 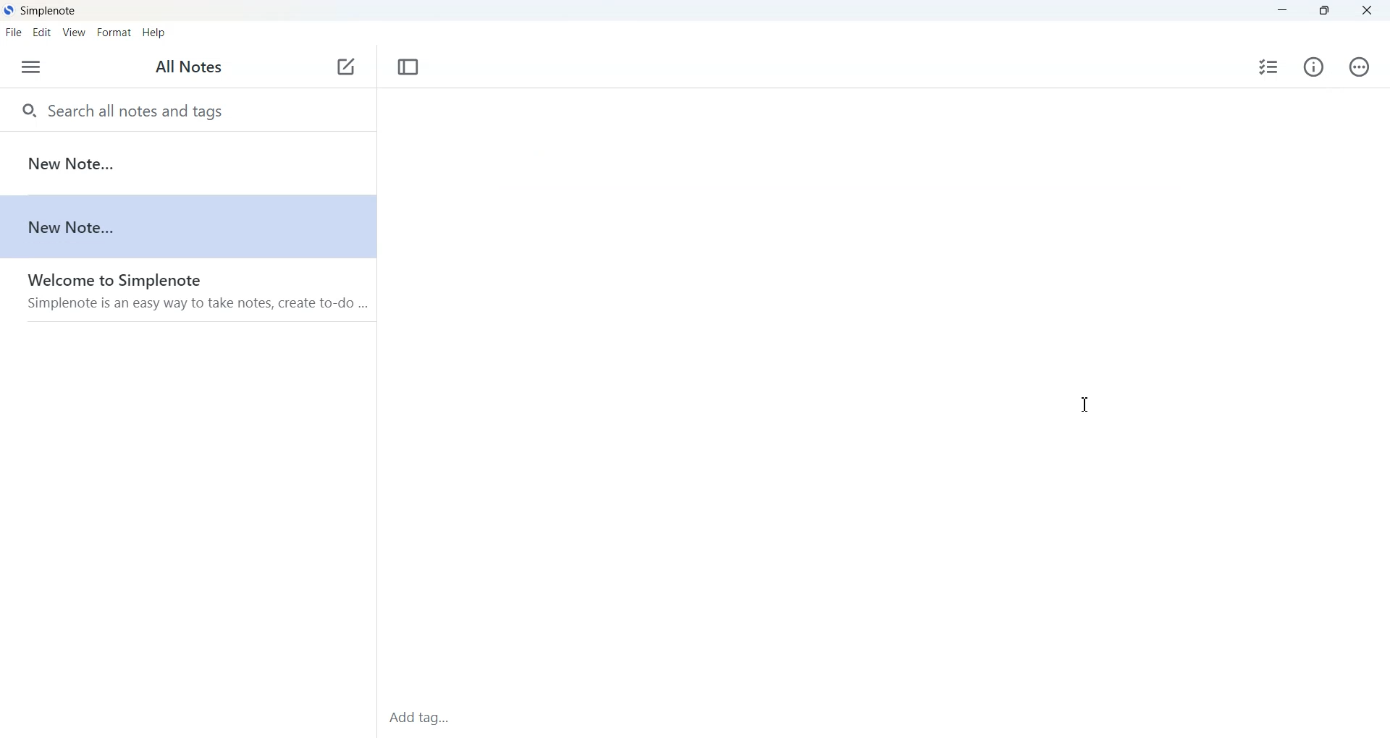 What do you see at coordinates (345, 67) in the screenshot?
I see `Add new note` at bounding box center [345, 67].